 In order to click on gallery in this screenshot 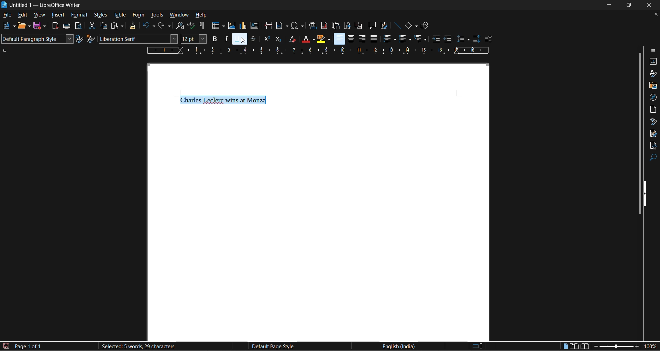, I will do `click(652, 86)`.